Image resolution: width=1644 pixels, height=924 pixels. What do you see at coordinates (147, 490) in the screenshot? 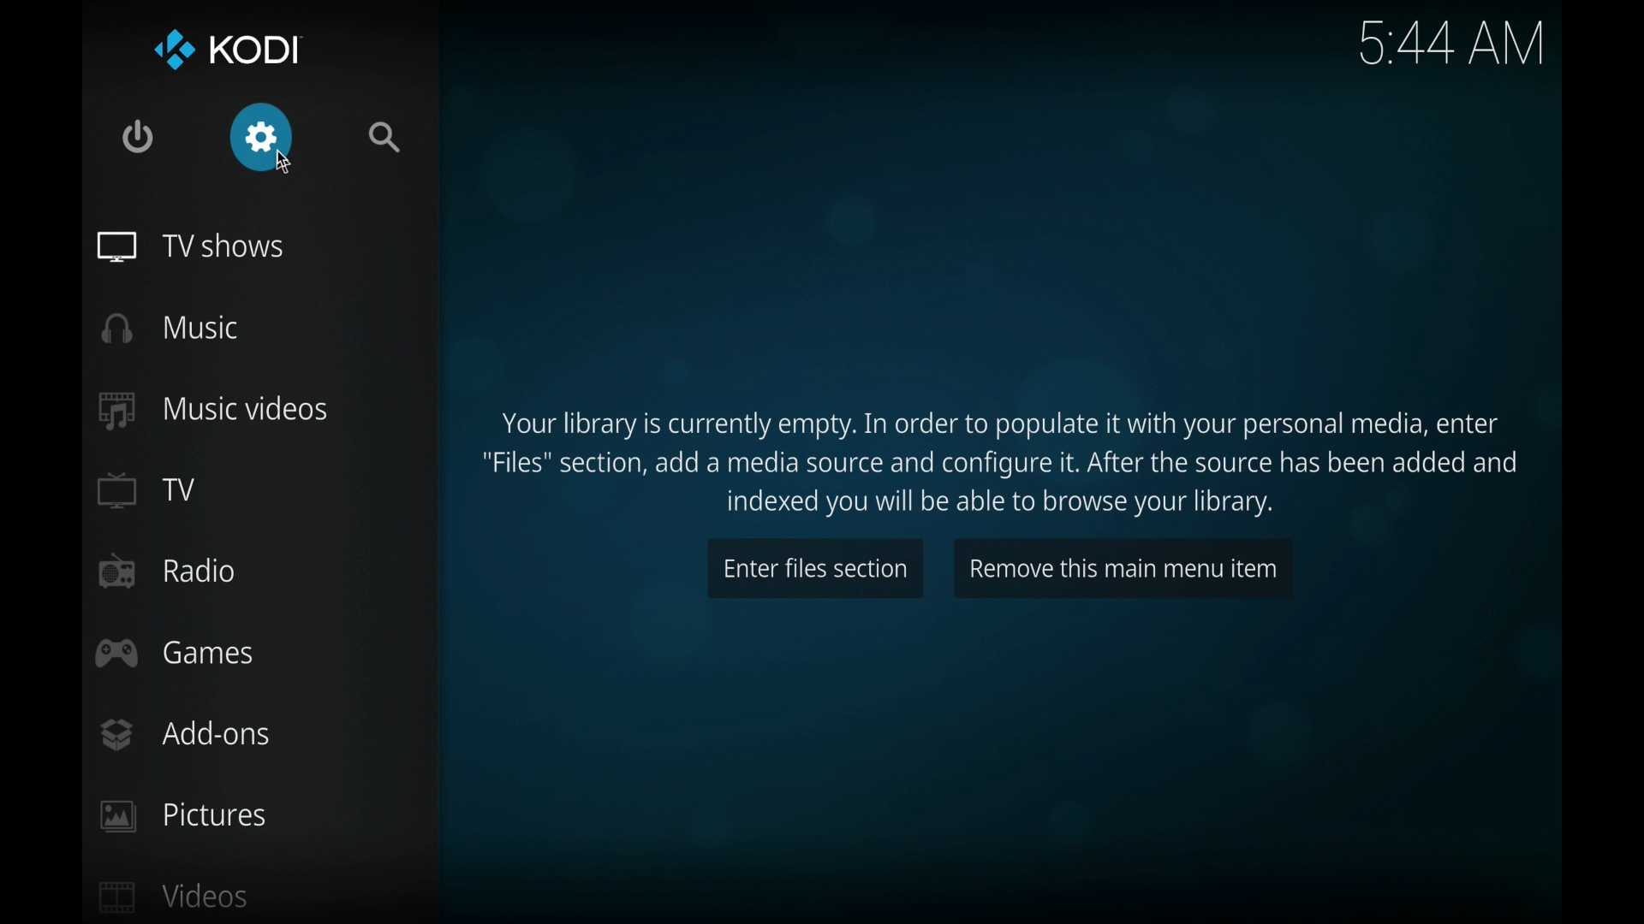
I see `Tv` at bounding box center [147, 490].